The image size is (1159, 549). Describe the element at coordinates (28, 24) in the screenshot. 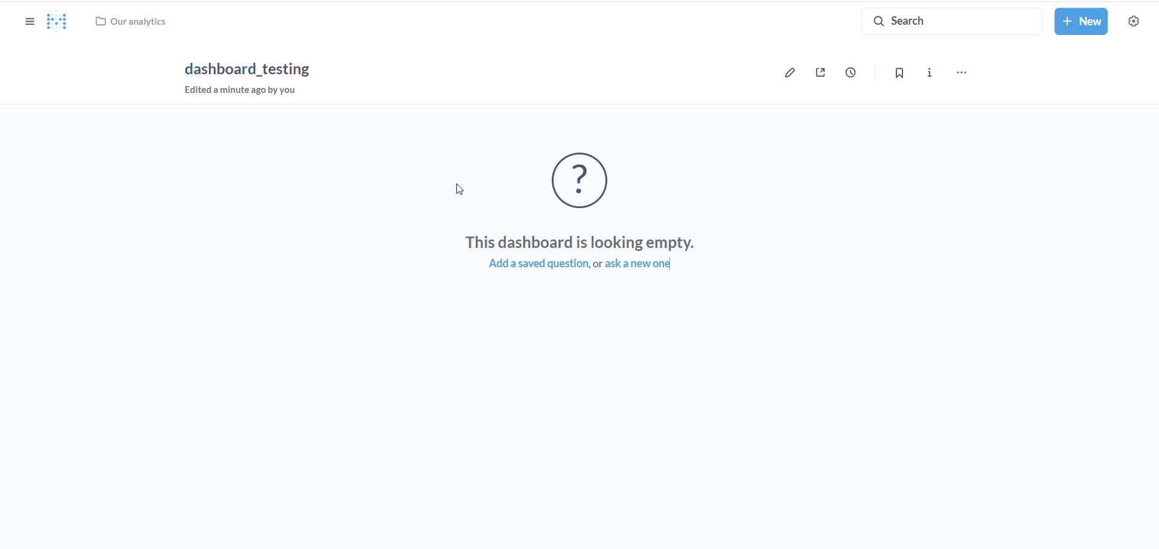

I see `show/hide side bar` at that location.